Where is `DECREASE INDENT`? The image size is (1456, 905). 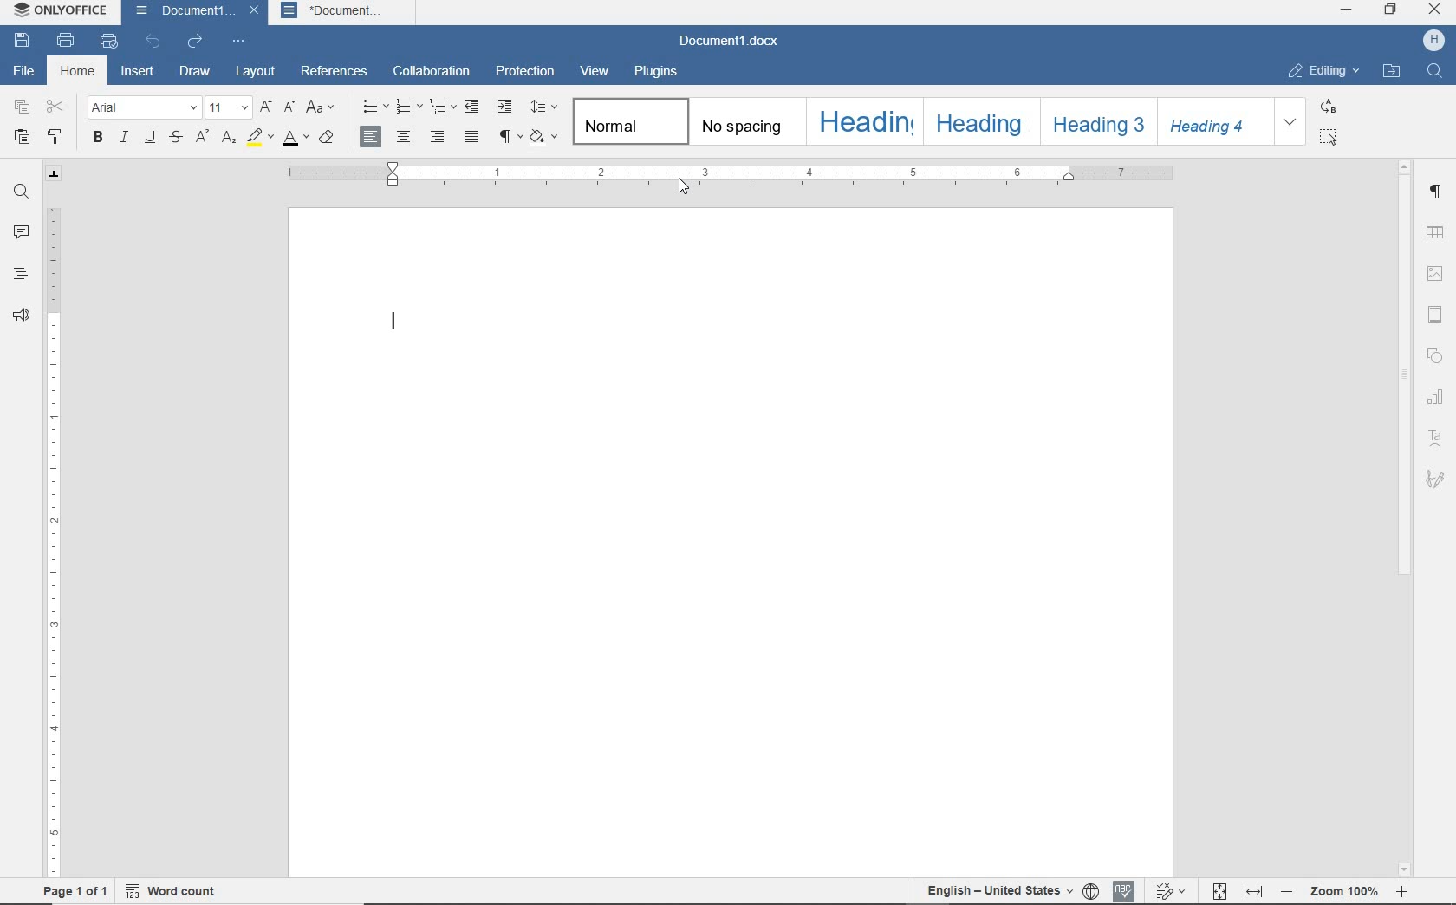
DECREASE INDENT is located at coordinates (472, 107).